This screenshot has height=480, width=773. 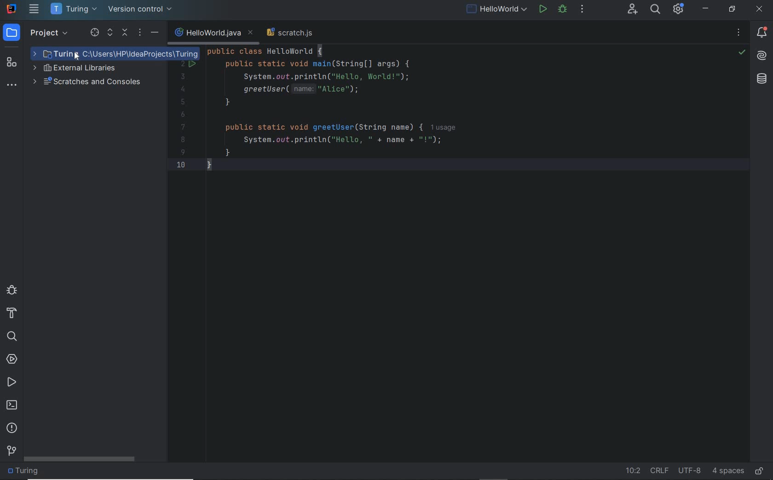 I want to click on scratch file, so click(x=291, y=32).